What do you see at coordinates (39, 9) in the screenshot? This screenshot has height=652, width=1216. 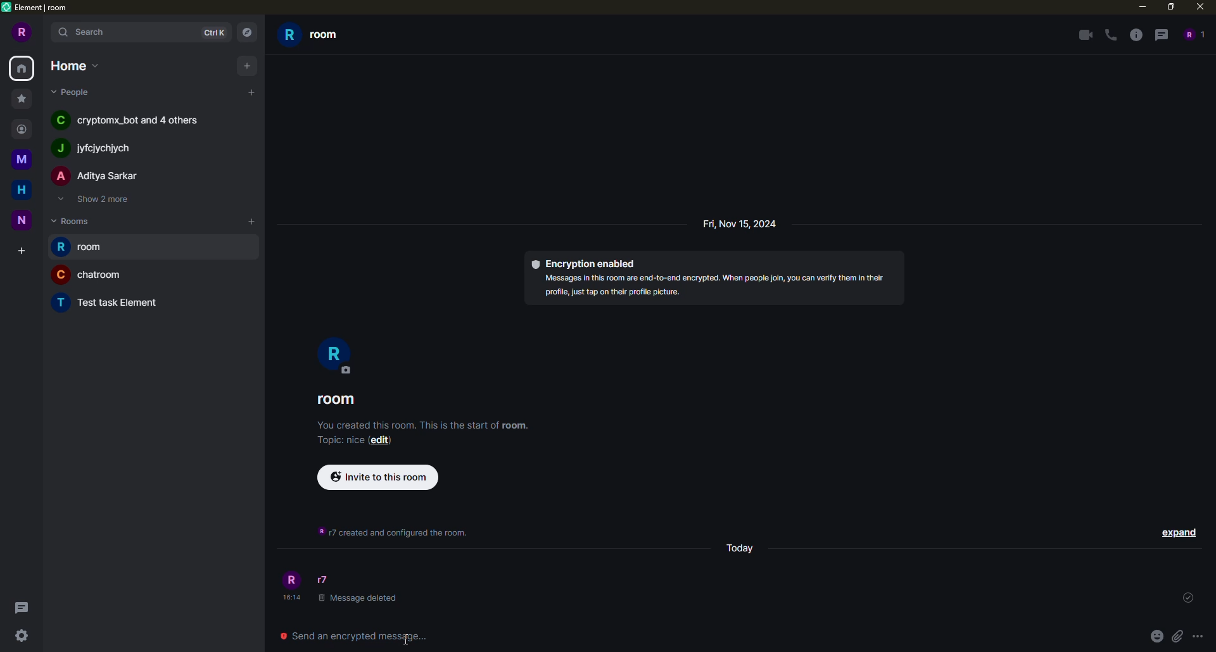 I see `element` at bounding box center [39, 9].